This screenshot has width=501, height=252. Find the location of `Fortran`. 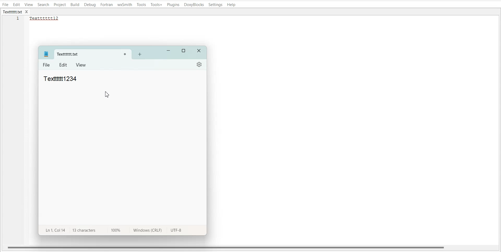

Fortran is located at coordinates (106, 5).